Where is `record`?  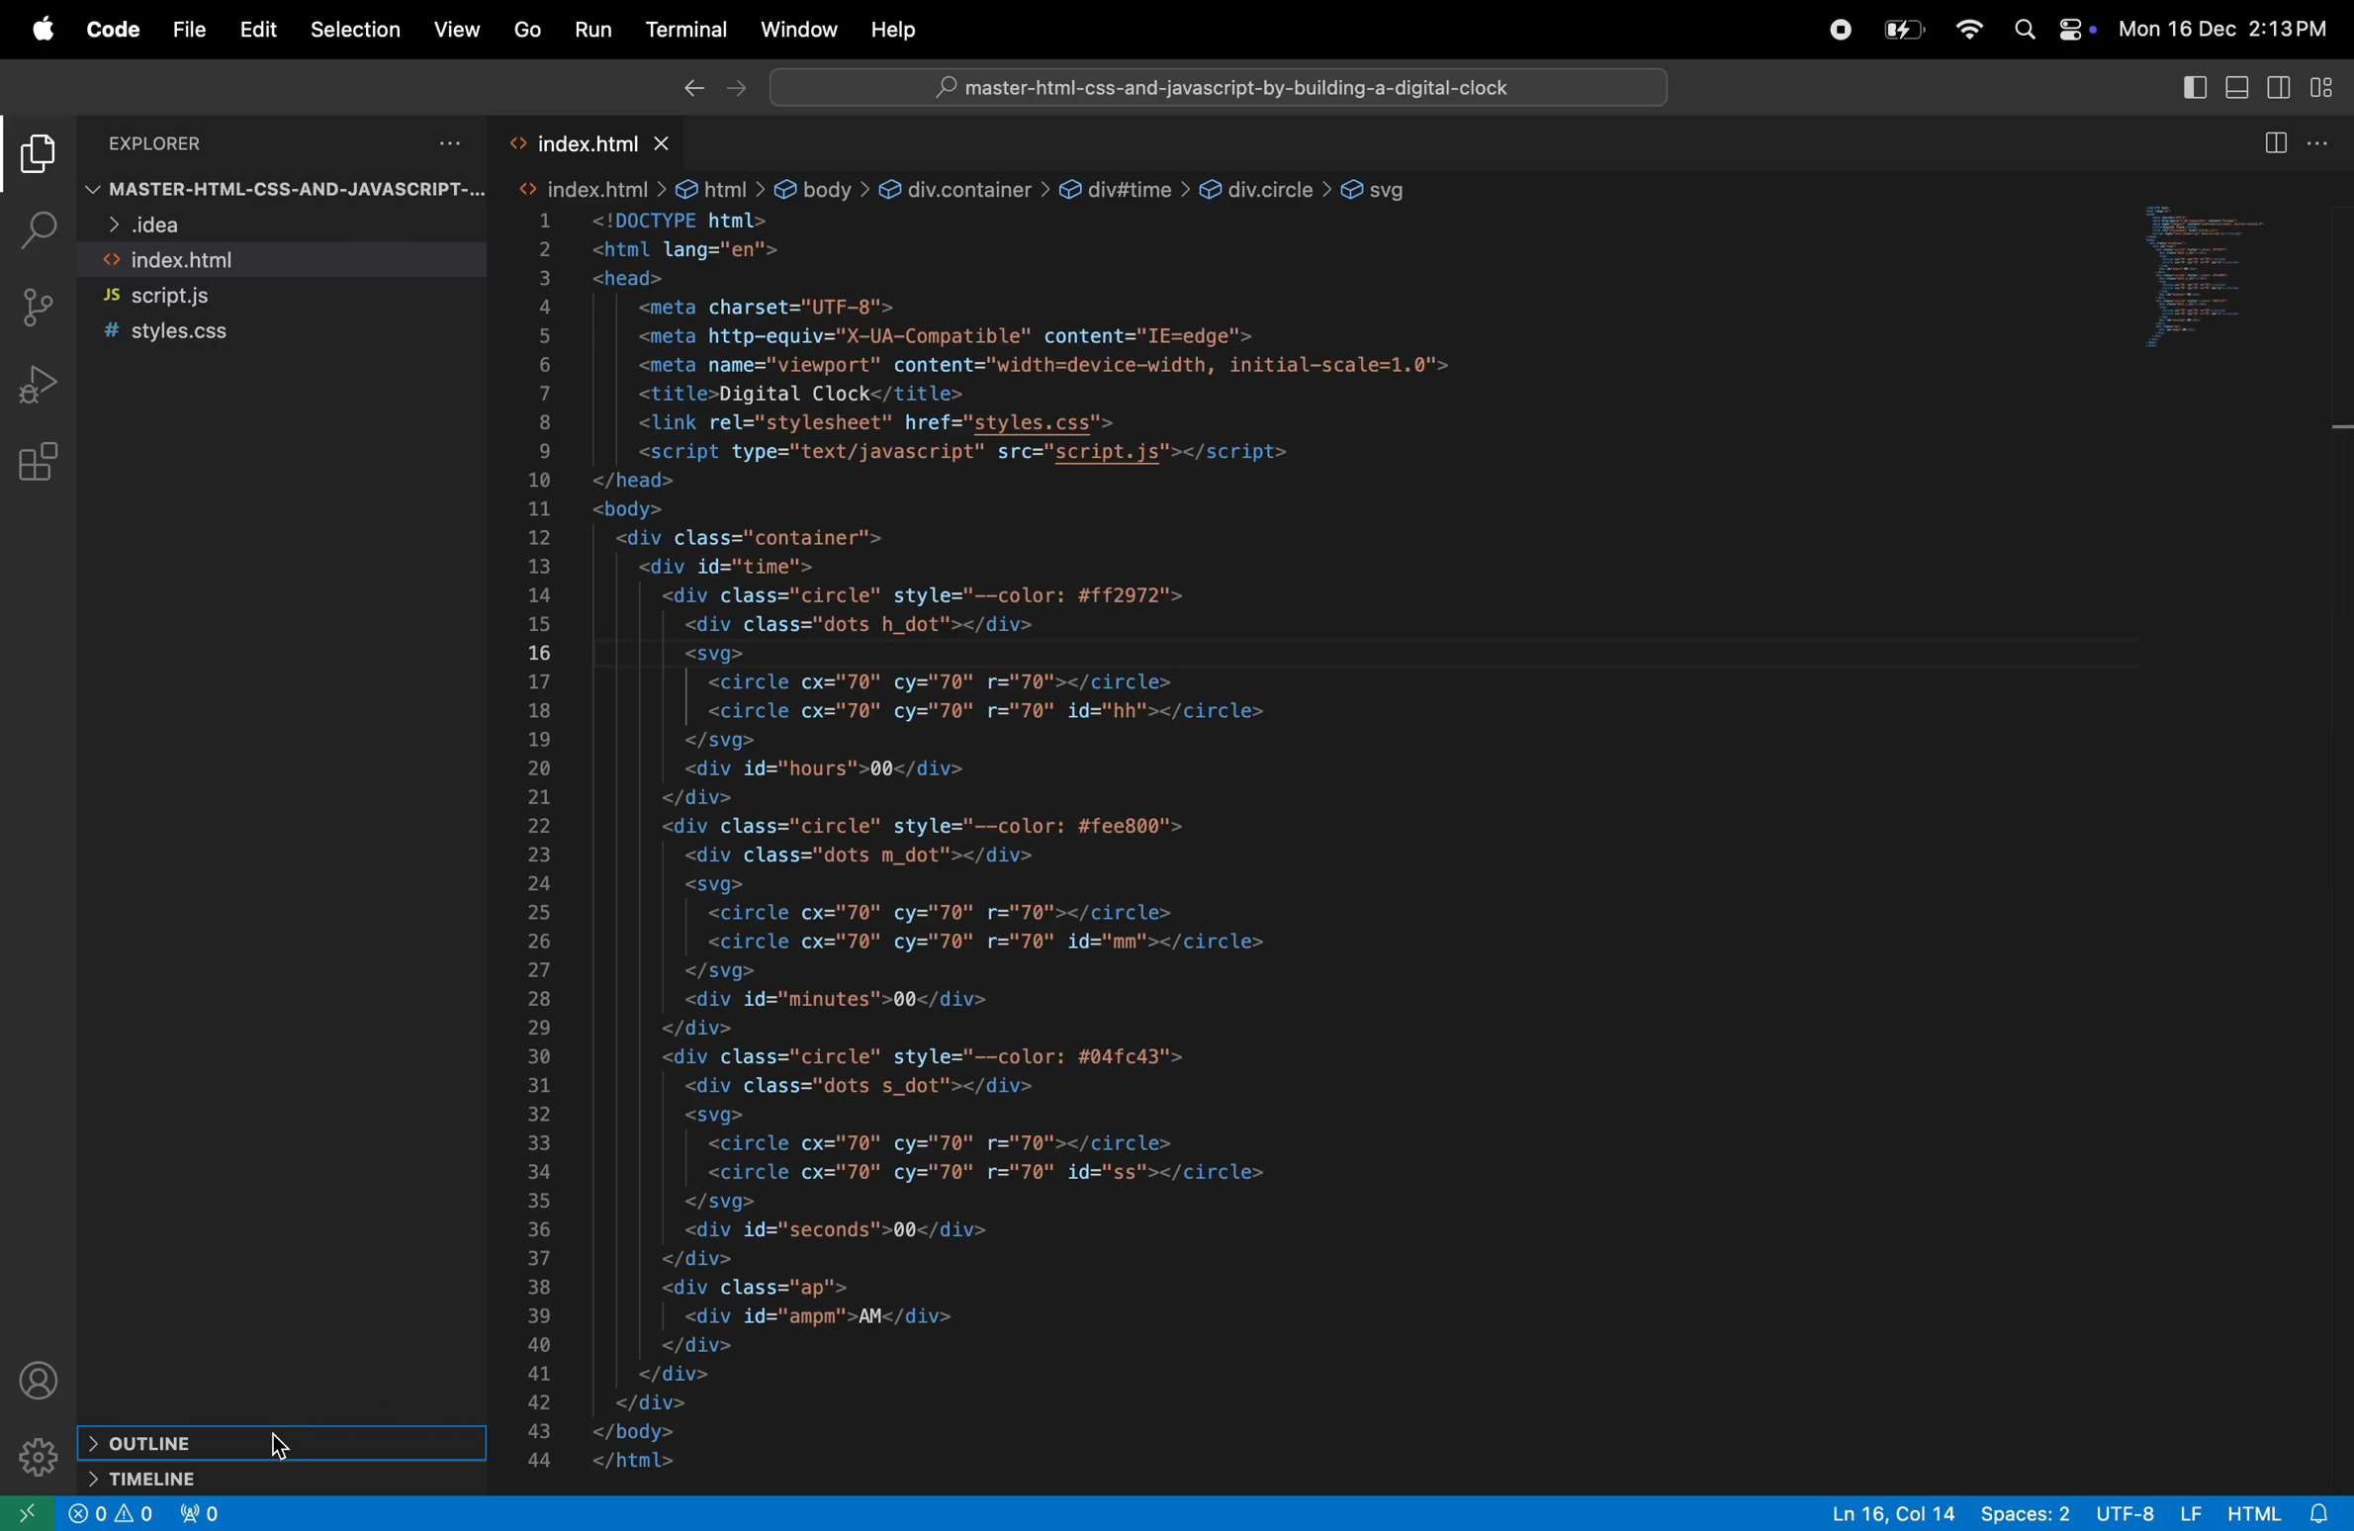 record is located at coordinates (1832, 29).